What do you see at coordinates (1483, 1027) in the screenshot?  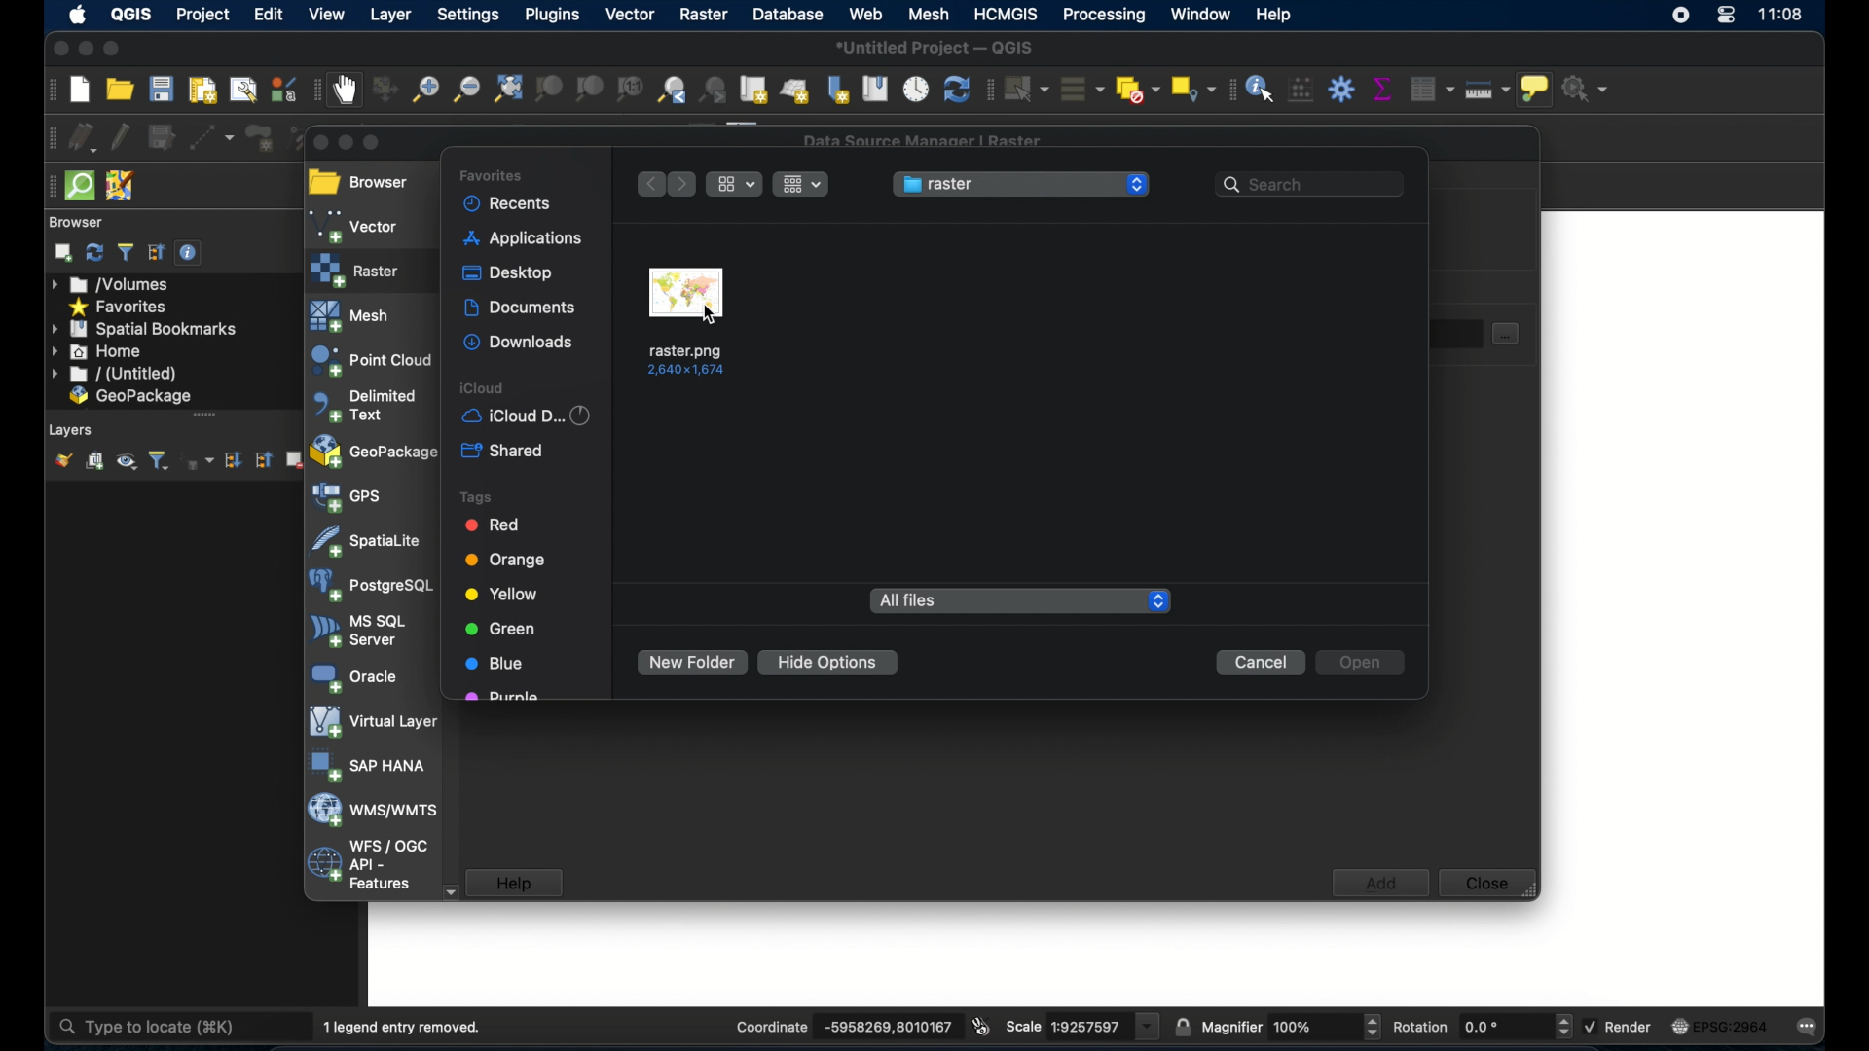 I see `rotations` at bounding box center [1483, 1027].